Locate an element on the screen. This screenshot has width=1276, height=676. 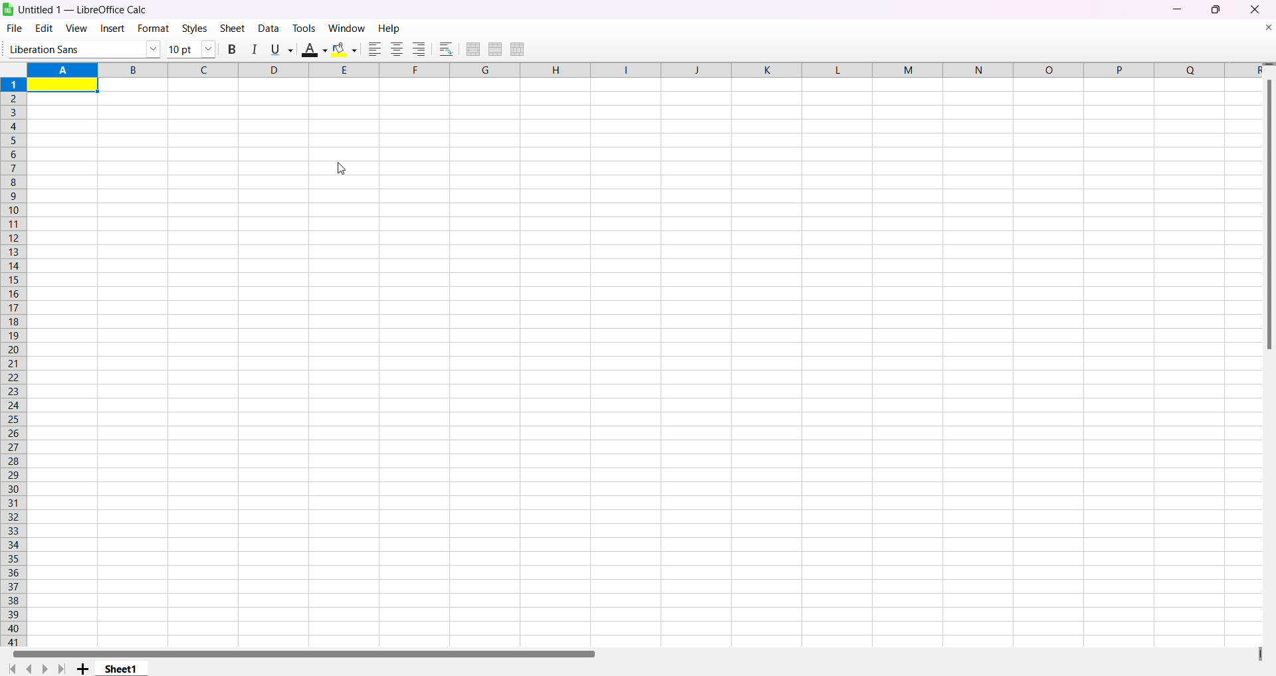
edit is located at coordinates (43, 27).